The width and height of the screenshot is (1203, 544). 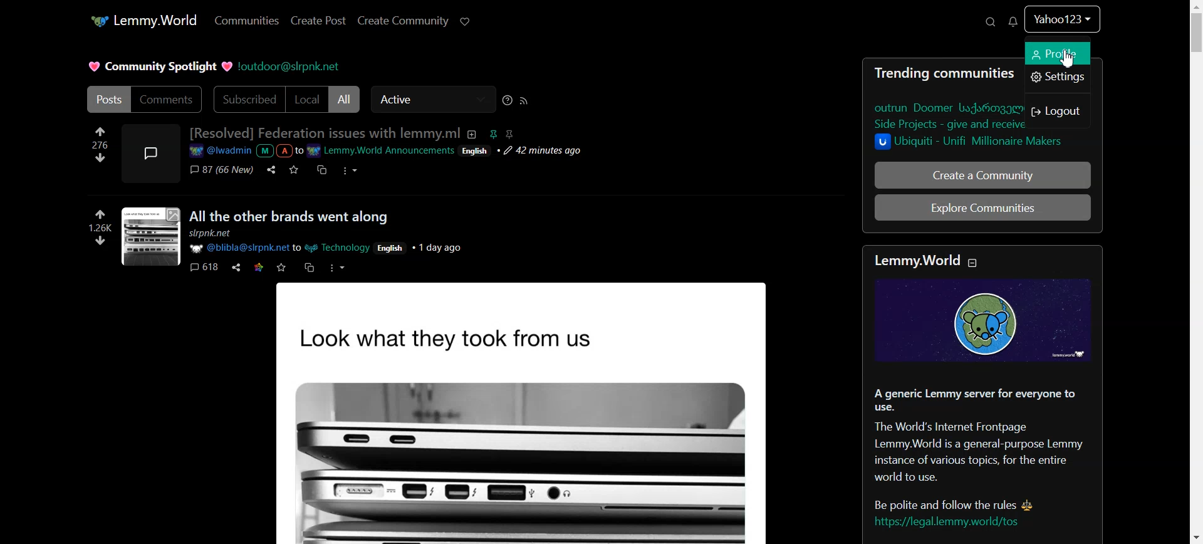 I want to click on pinned post, so click(x=509, y=134).